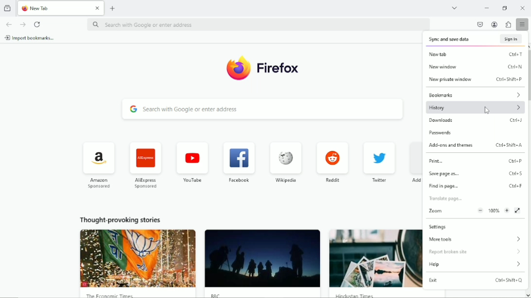 The image size is (531, 298). Describe the element at coordinates (522, 7) in the screenshot. I see `Close` at that location.